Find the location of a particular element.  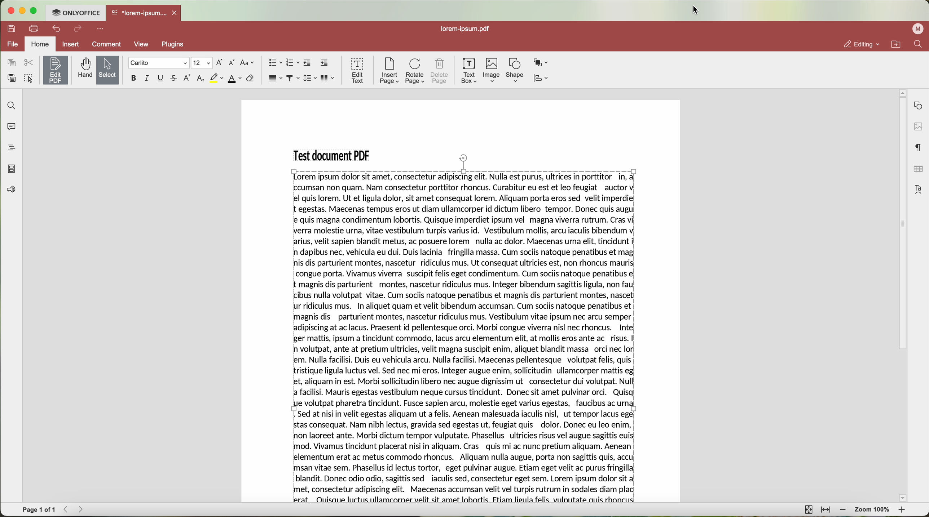

undo is located at coordinates (57, 29).